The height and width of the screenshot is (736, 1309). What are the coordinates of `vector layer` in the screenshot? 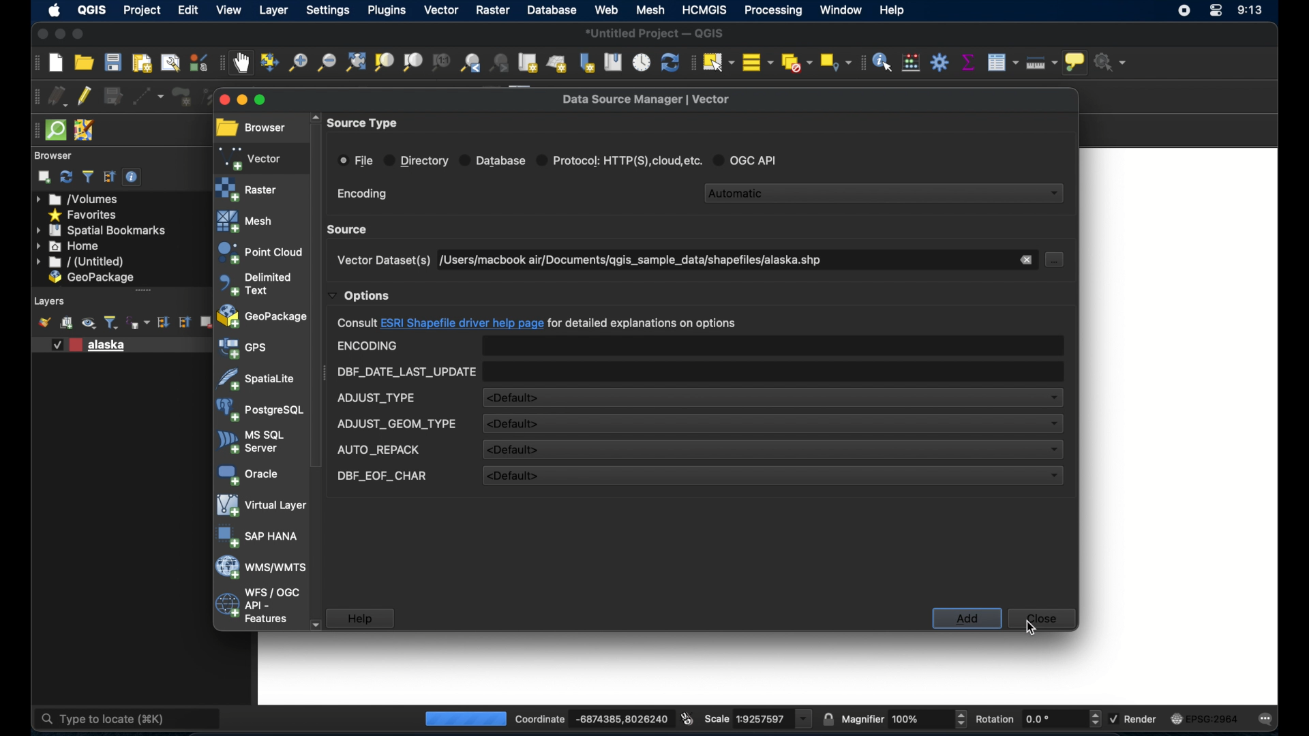 It's located at (93, 343).